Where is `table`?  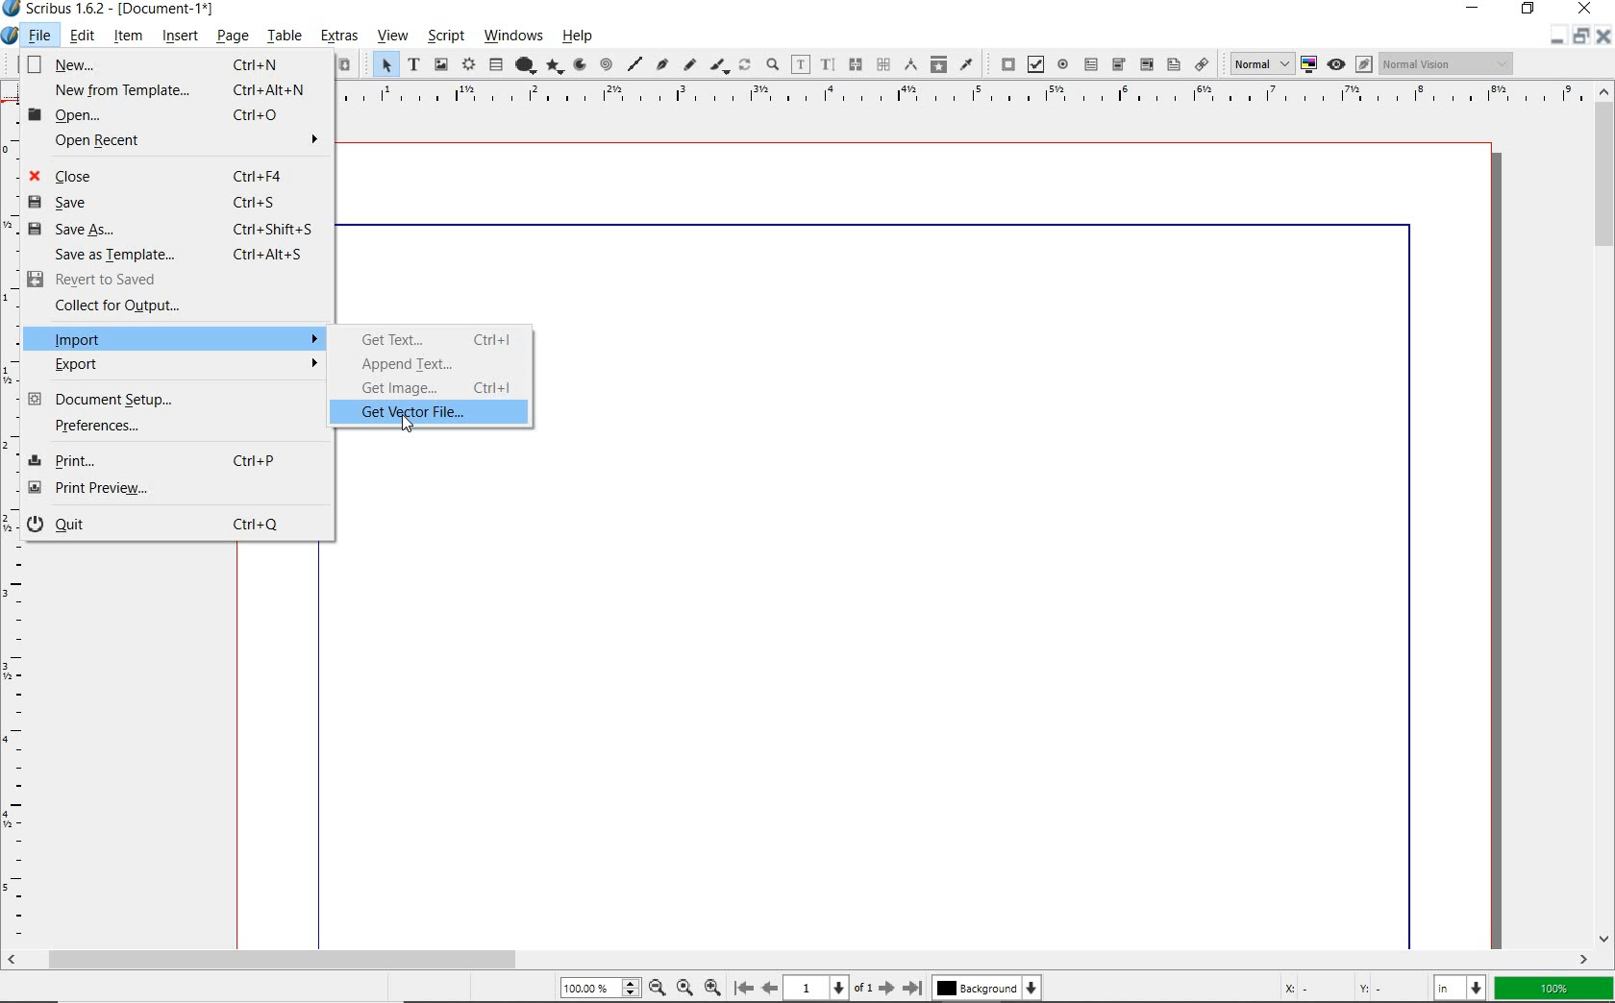
table is located at coordinates (494, 66).